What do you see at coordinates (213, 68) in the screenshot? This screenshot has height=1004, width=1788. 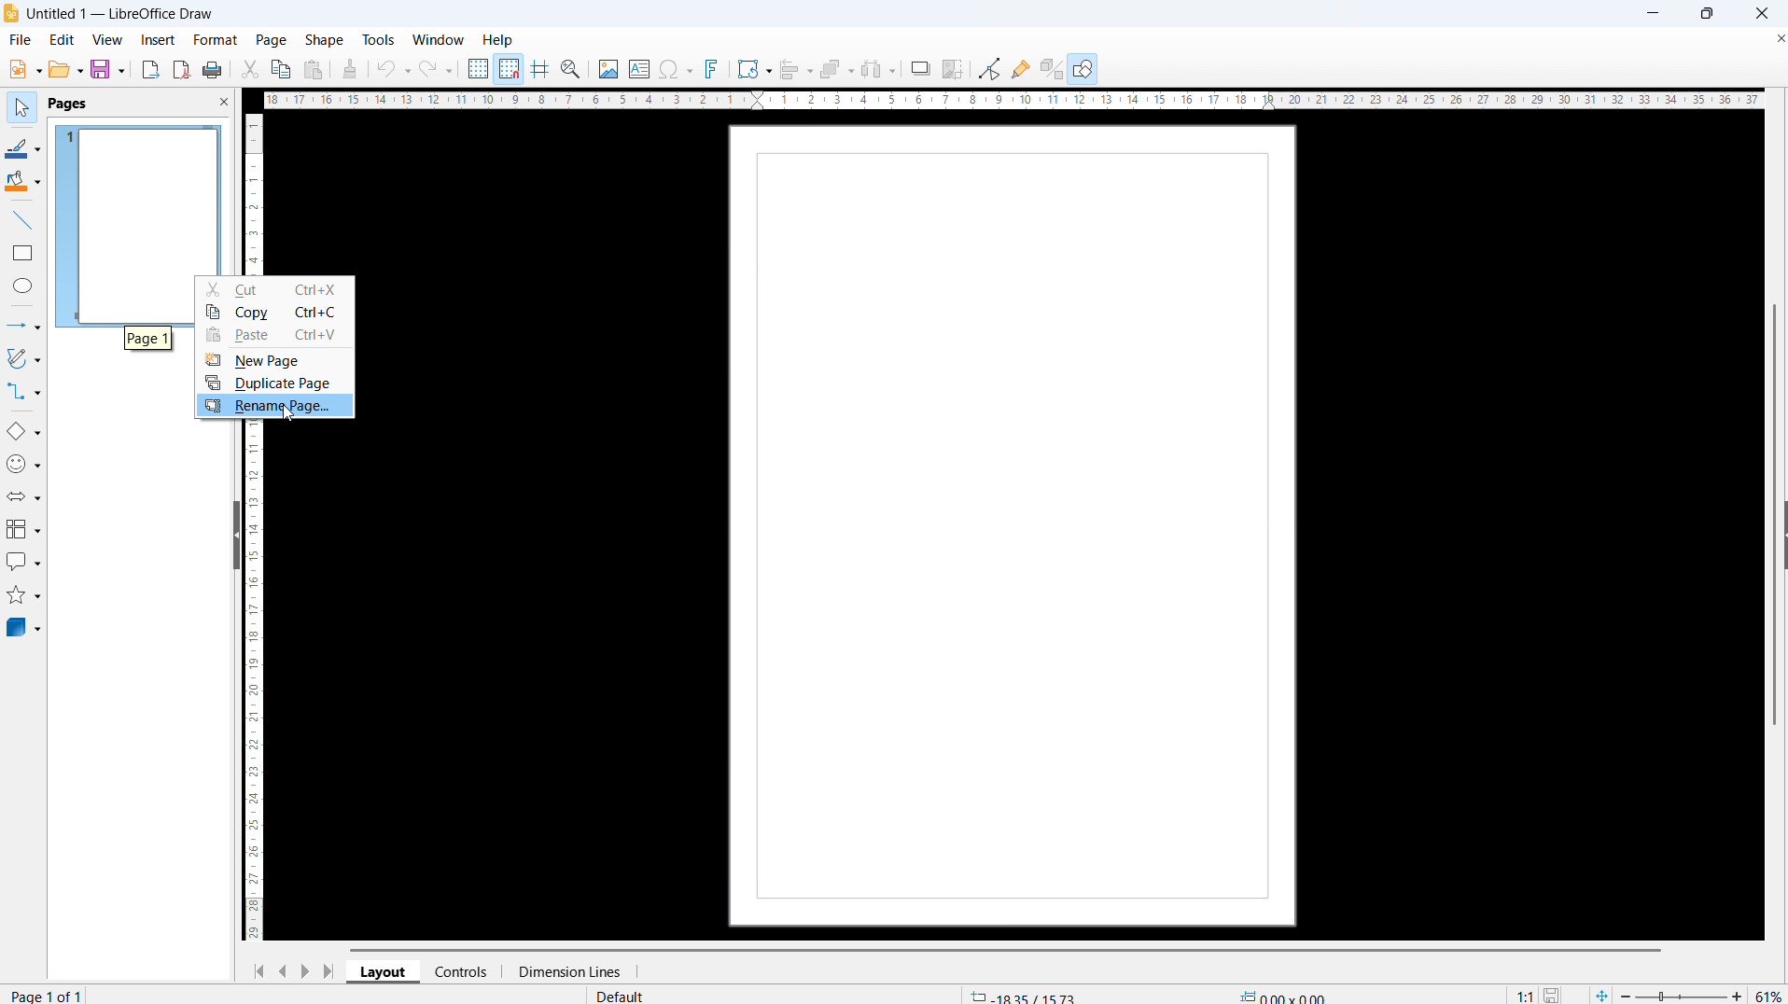 I see `print` at bounding box center [213, 68].